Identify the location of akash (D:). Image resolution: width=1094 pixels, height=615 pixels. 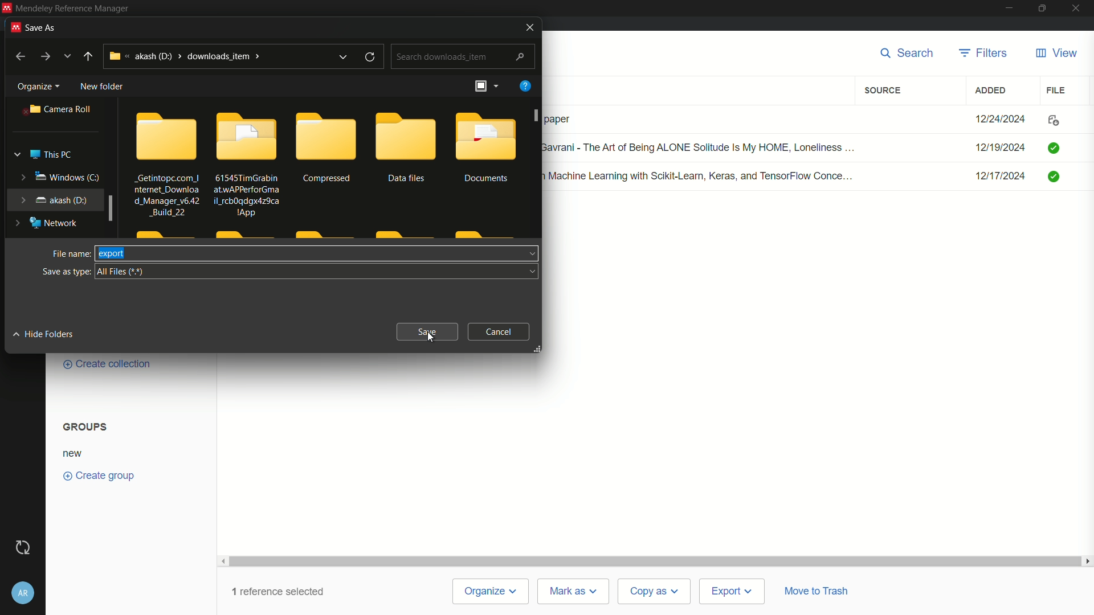
(51, 199).